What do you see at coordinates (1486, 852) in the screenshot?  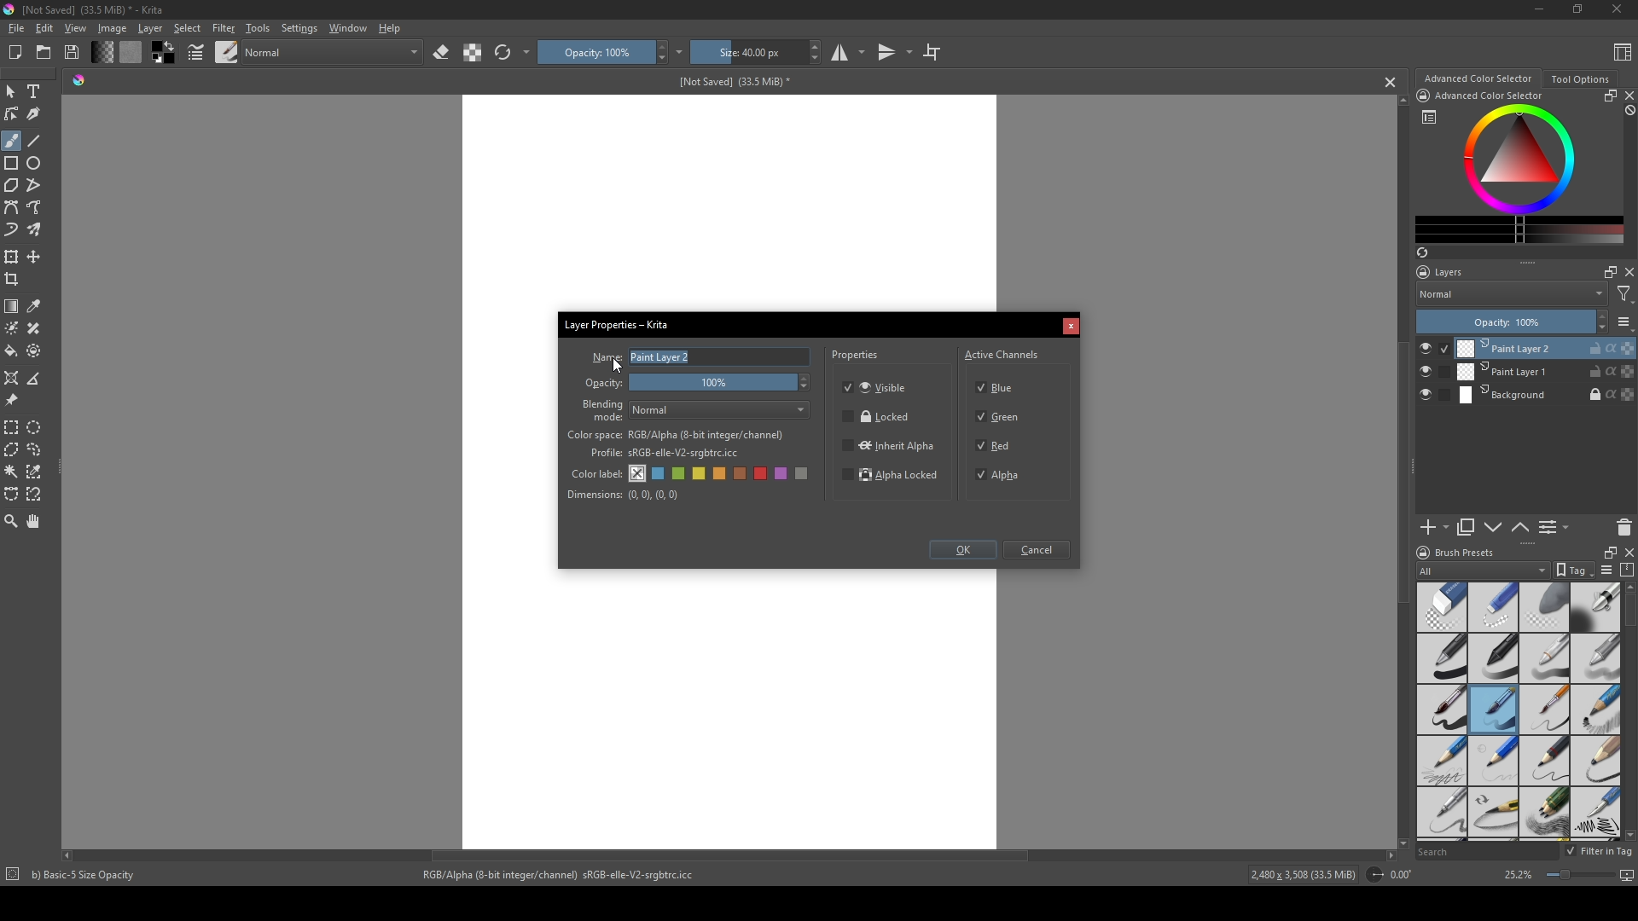 I see `Search` at bounding box center [1486, 852].